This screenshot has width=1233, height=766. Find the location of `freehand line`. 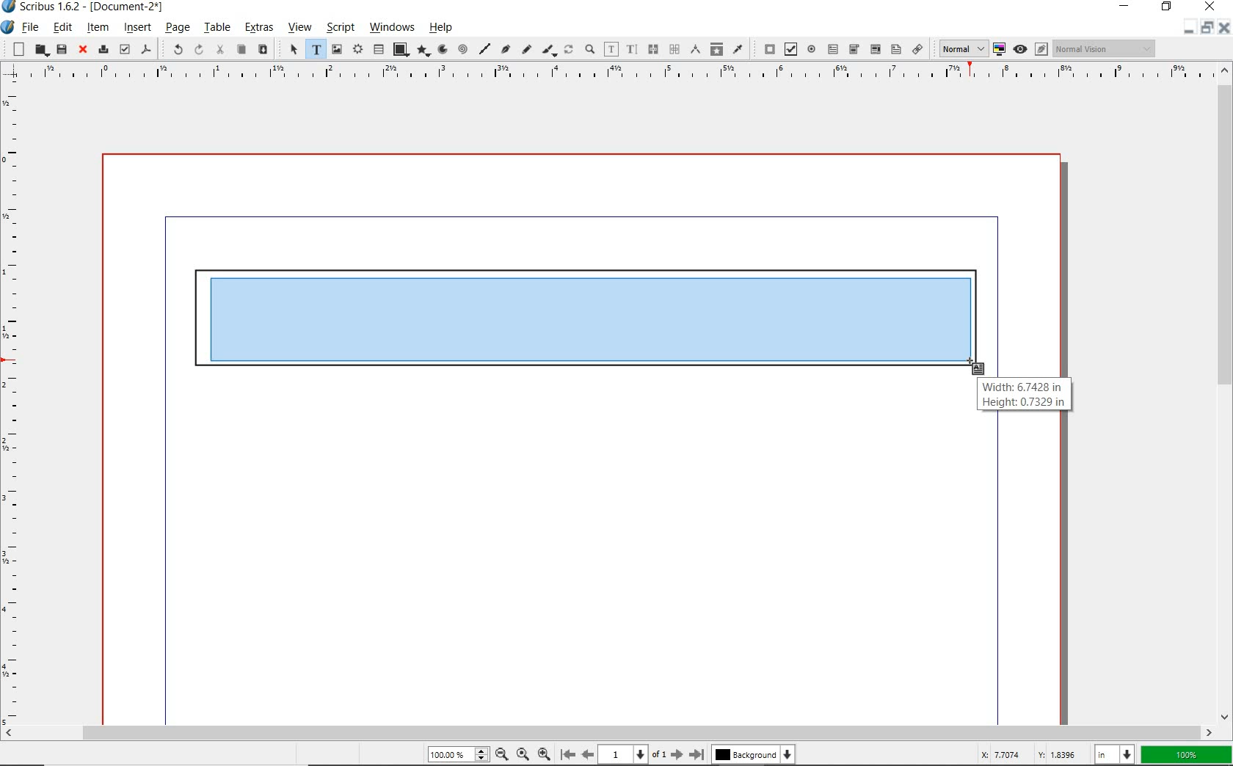

freehand line is located at coordinates (526, 50).